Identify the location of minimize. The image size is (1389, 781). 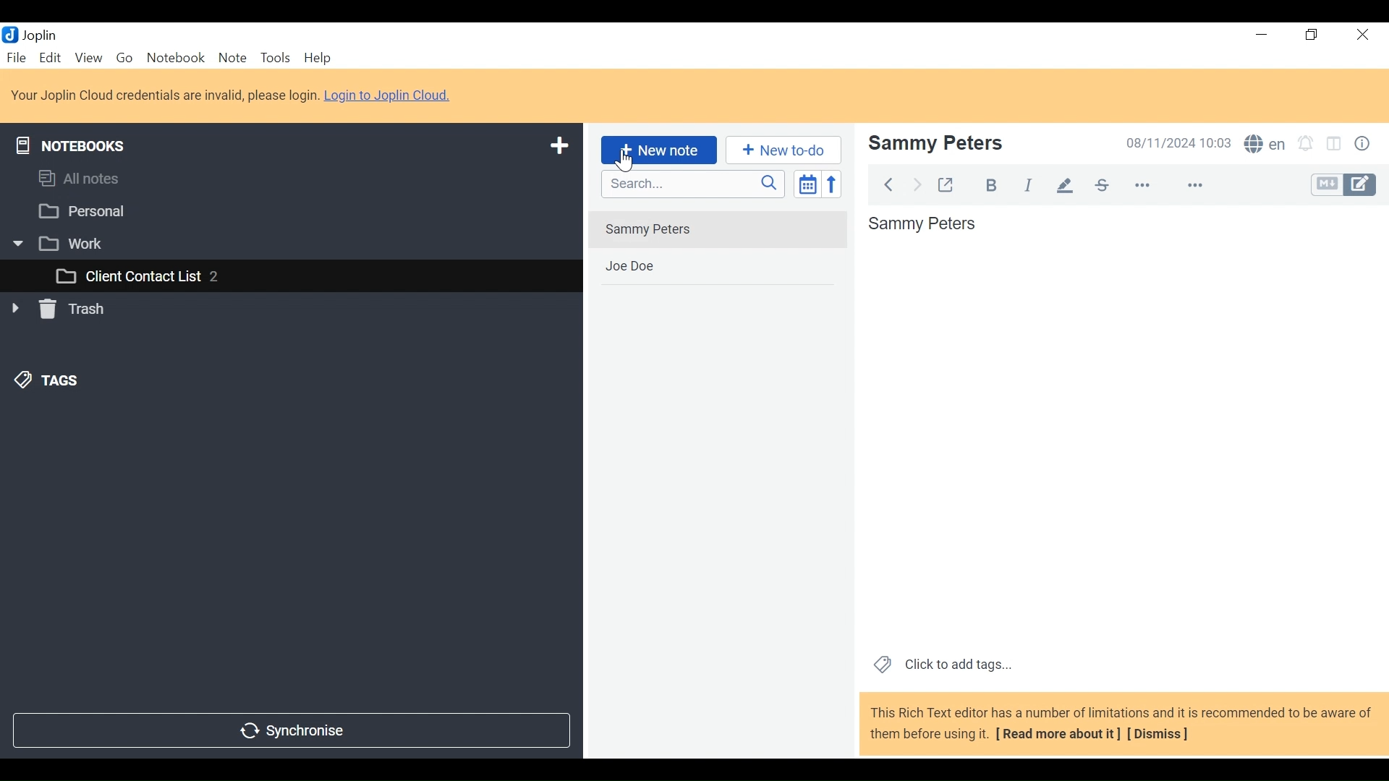
(1258, 35).